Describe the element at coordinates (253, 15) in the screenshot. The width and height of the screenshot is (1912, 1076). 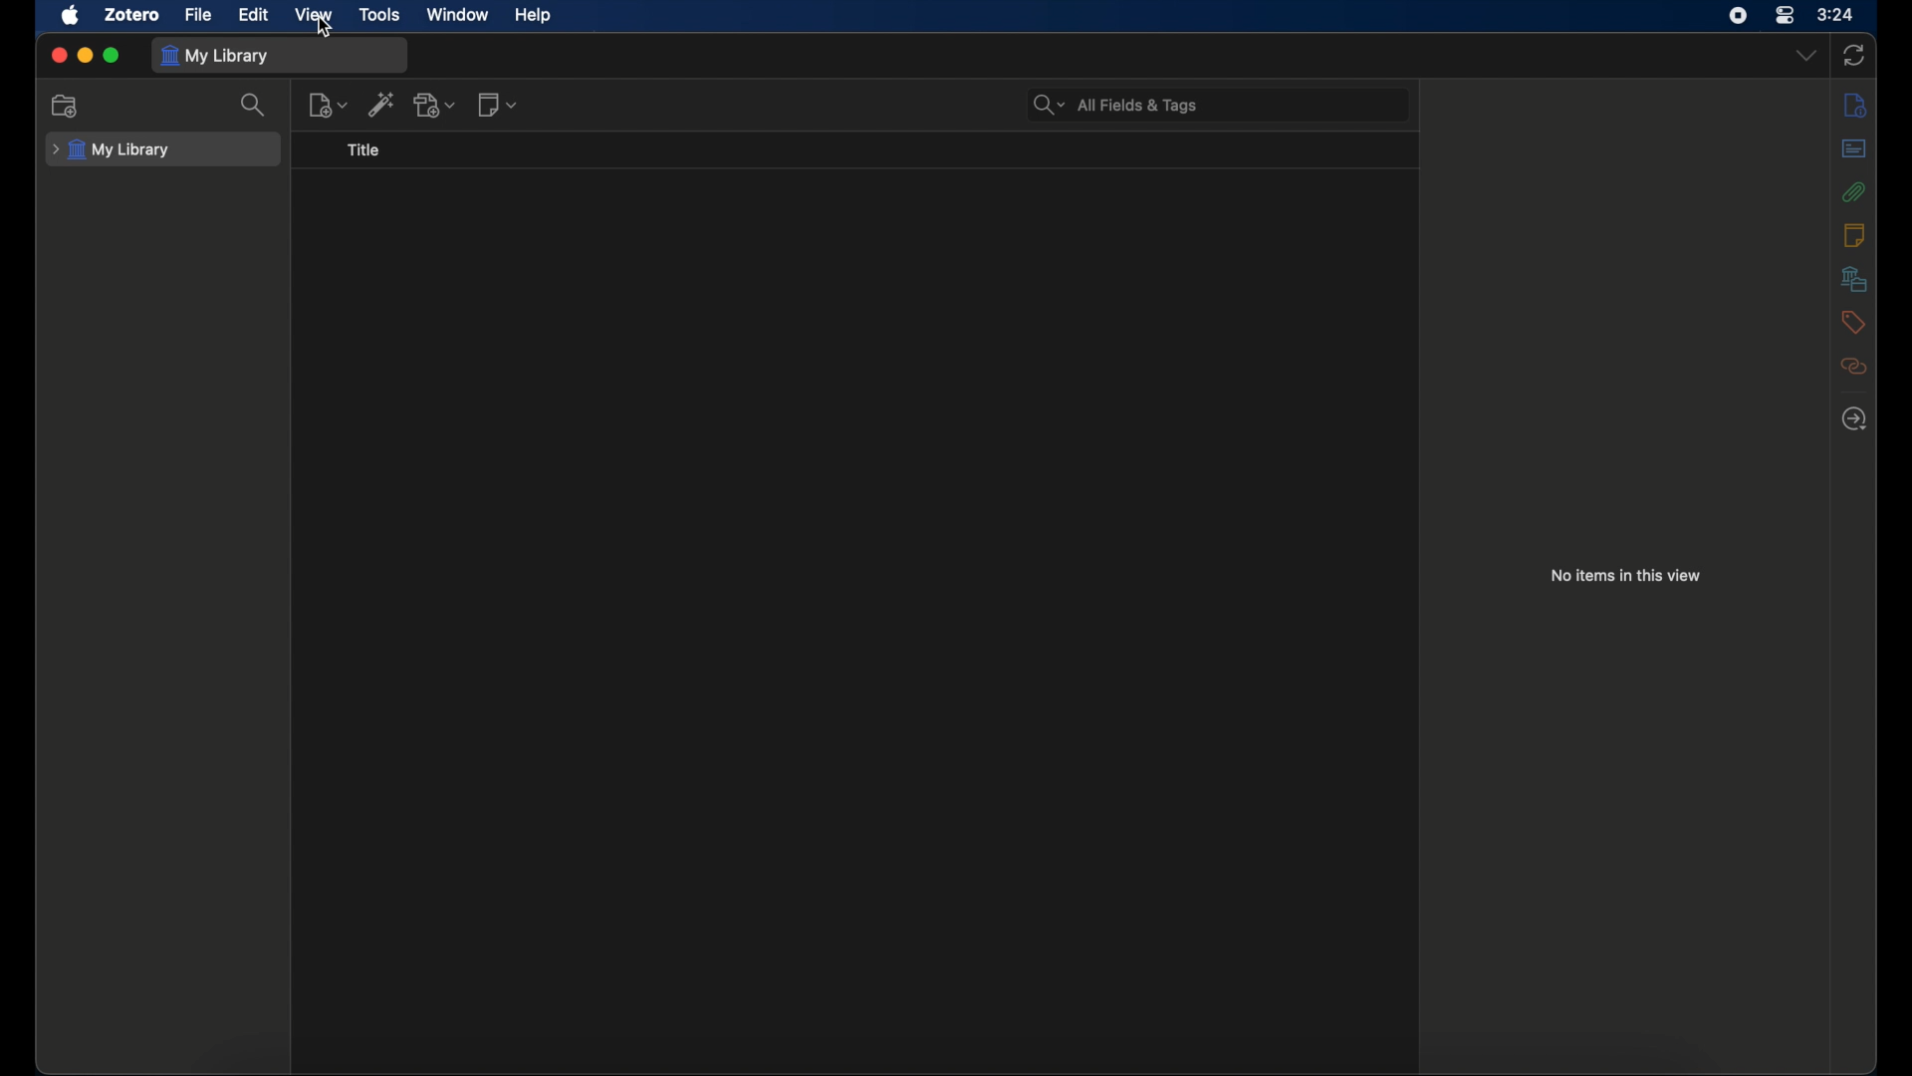
I see `edit` at that location.